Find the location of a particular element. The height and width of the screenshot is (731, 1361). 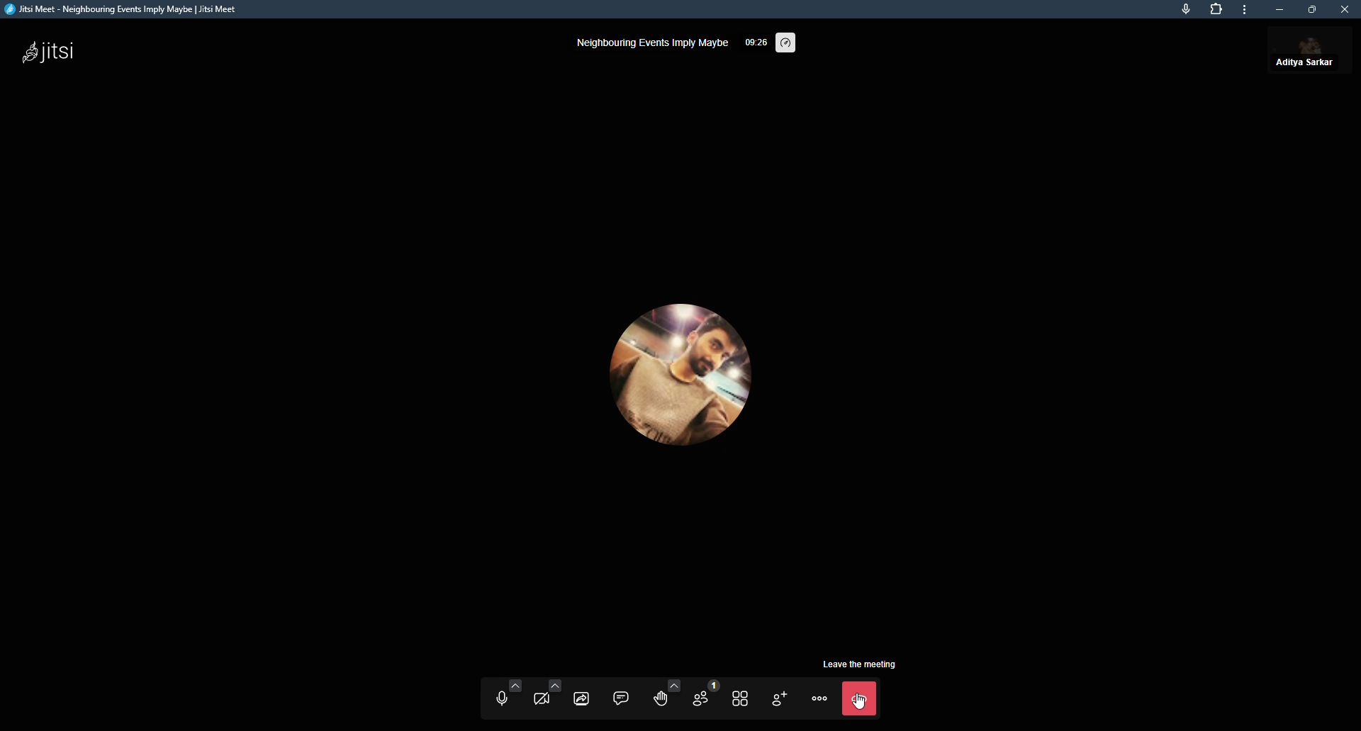

leave the meeting is located at coordinates (865, 663).